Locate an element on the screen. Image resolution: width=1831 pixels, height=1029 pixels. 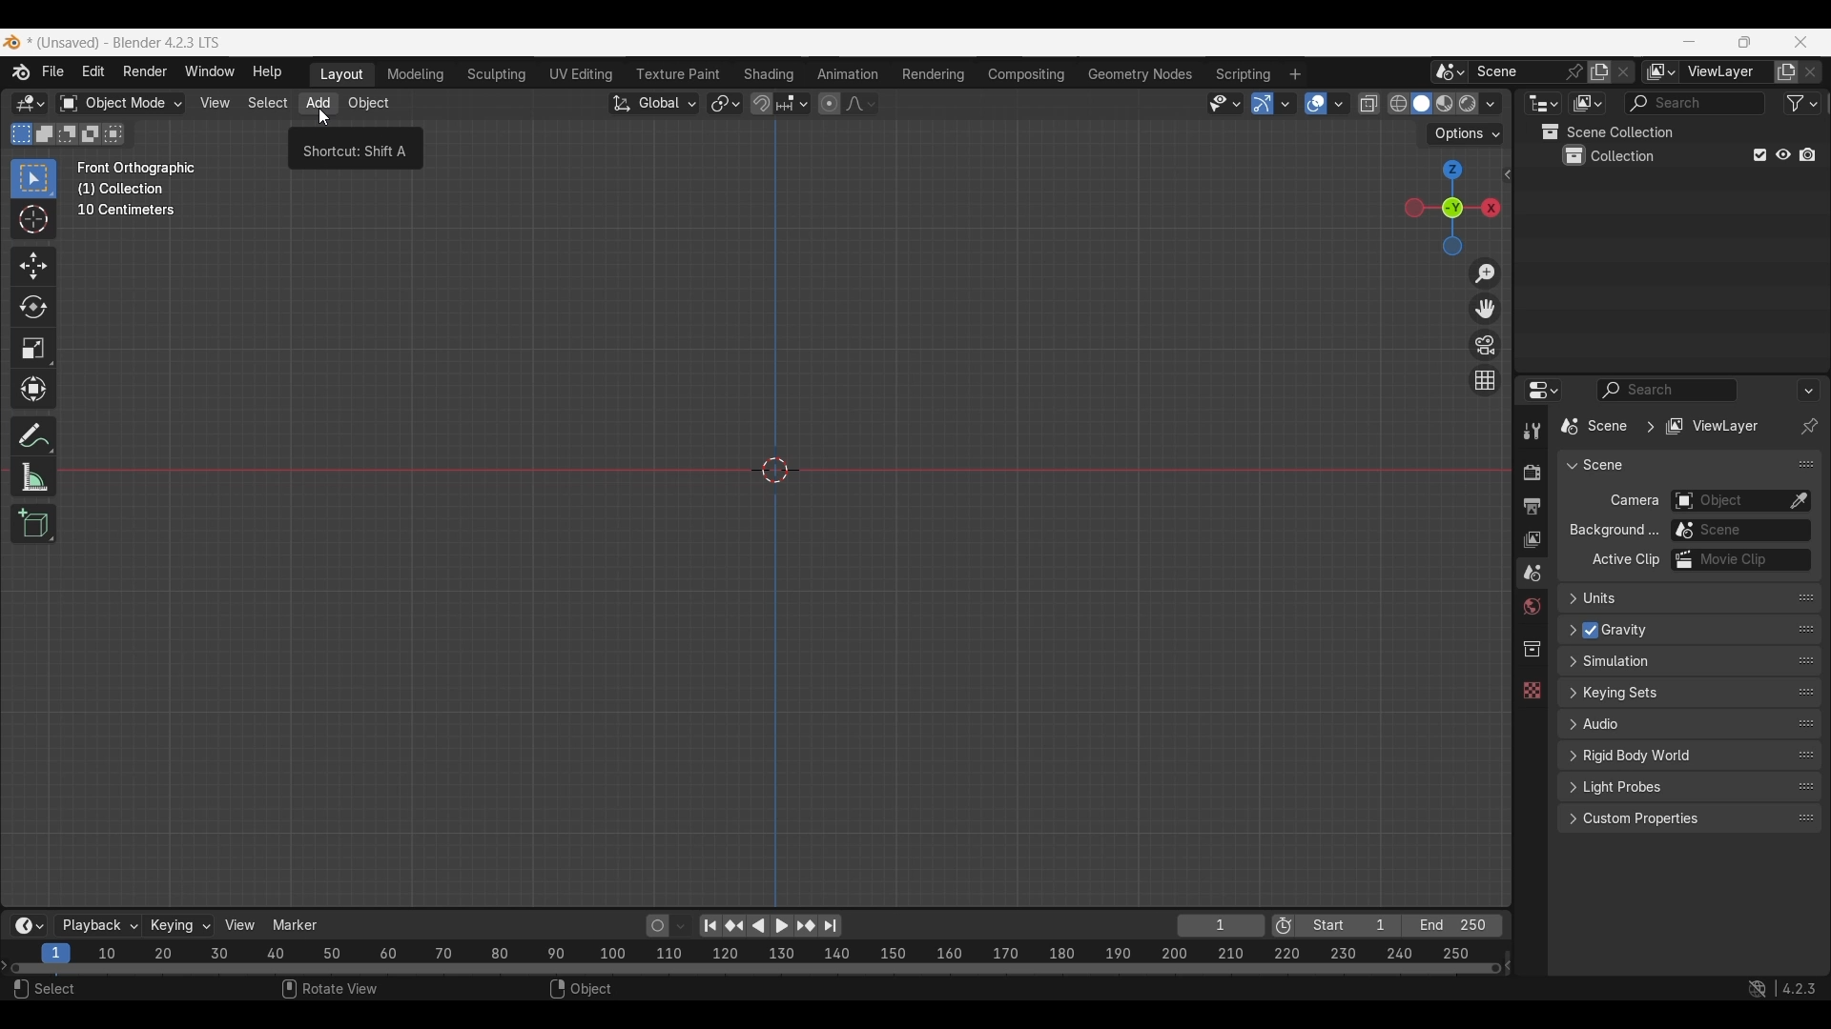
Change order in the list is located at coordinates (1806, 786).